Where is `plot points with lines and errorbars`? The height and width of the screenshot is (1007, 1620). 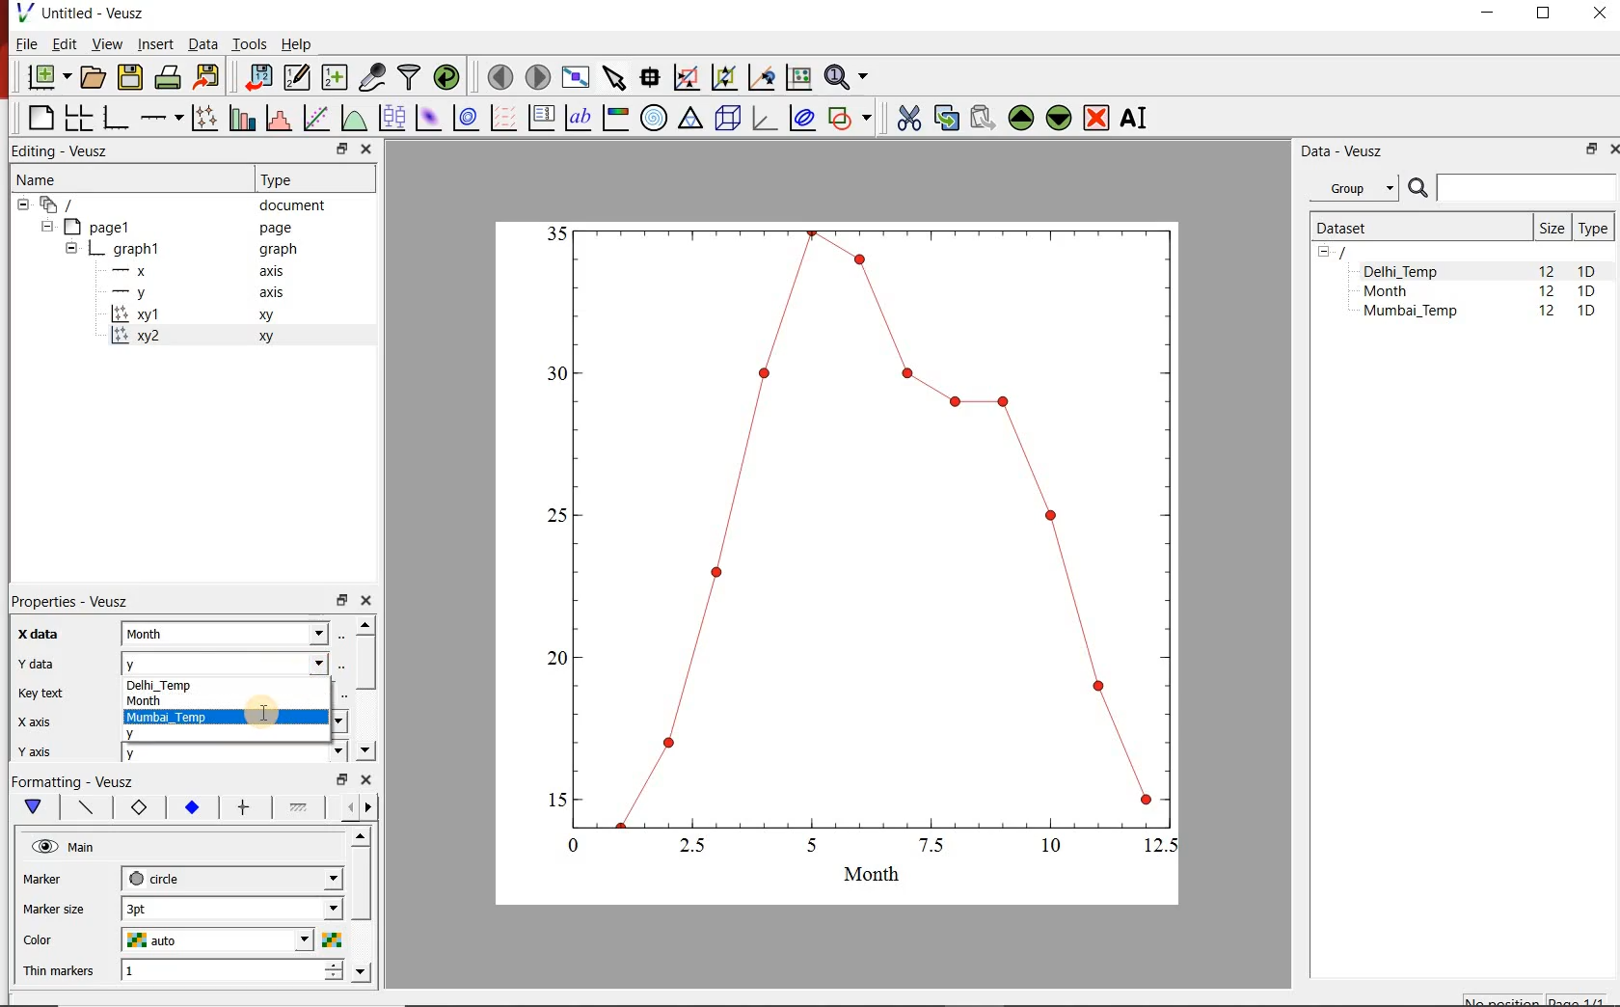 plot points with lines and errorbars is located at coordinates (202, 119).